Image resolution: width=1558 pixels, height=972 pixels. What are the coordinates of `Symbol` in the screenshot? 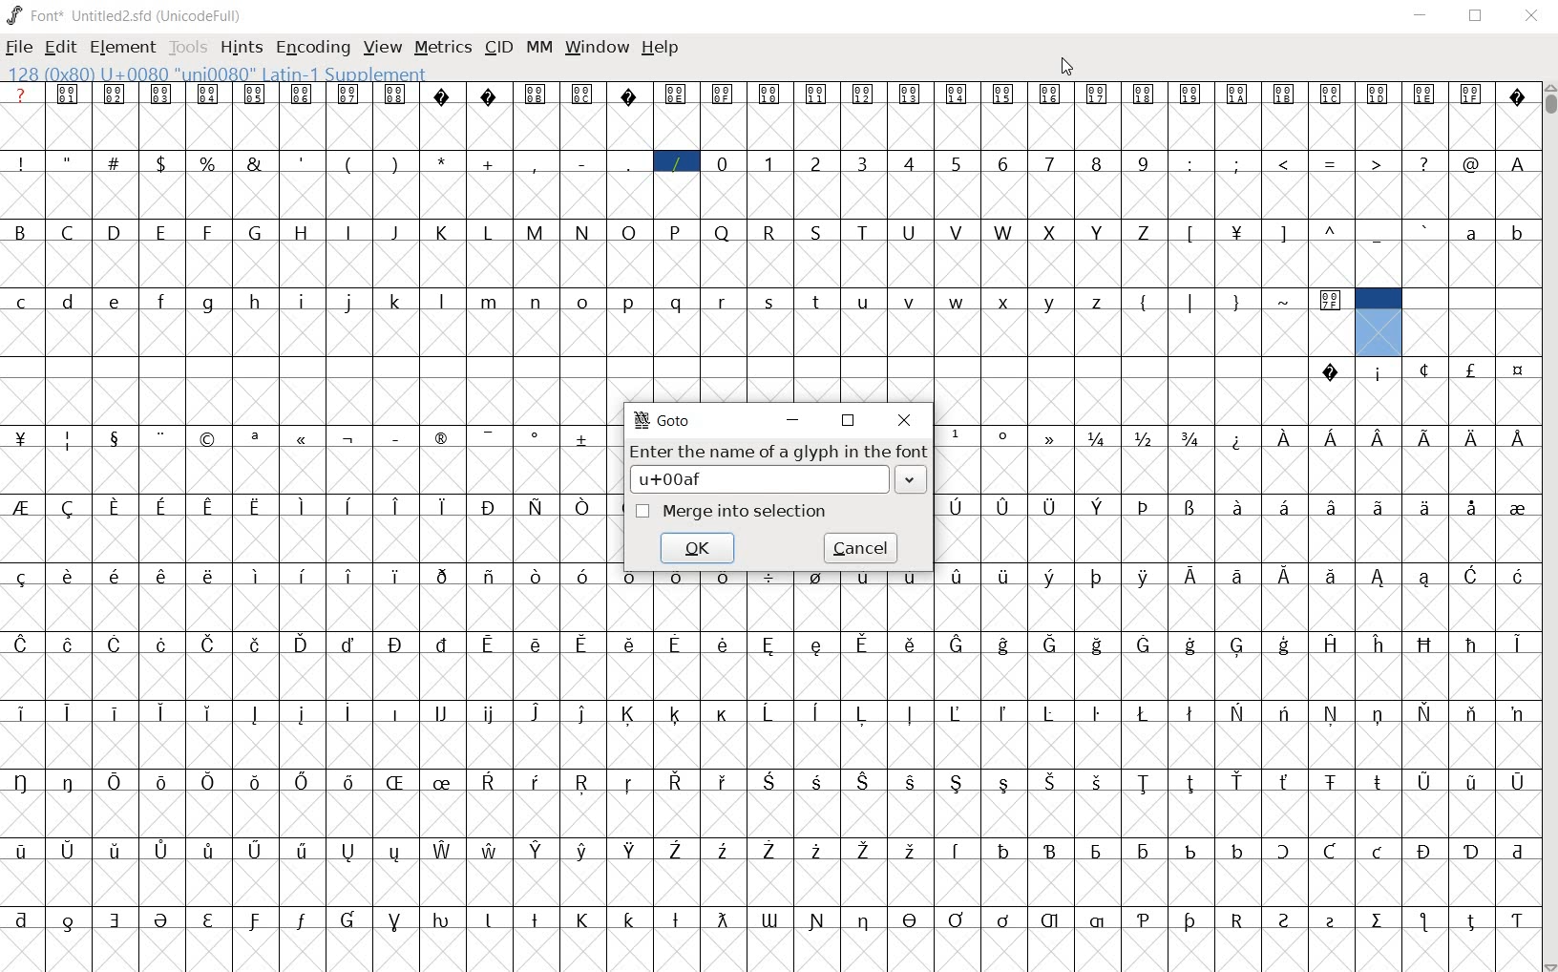 It's located at (1332, 505).